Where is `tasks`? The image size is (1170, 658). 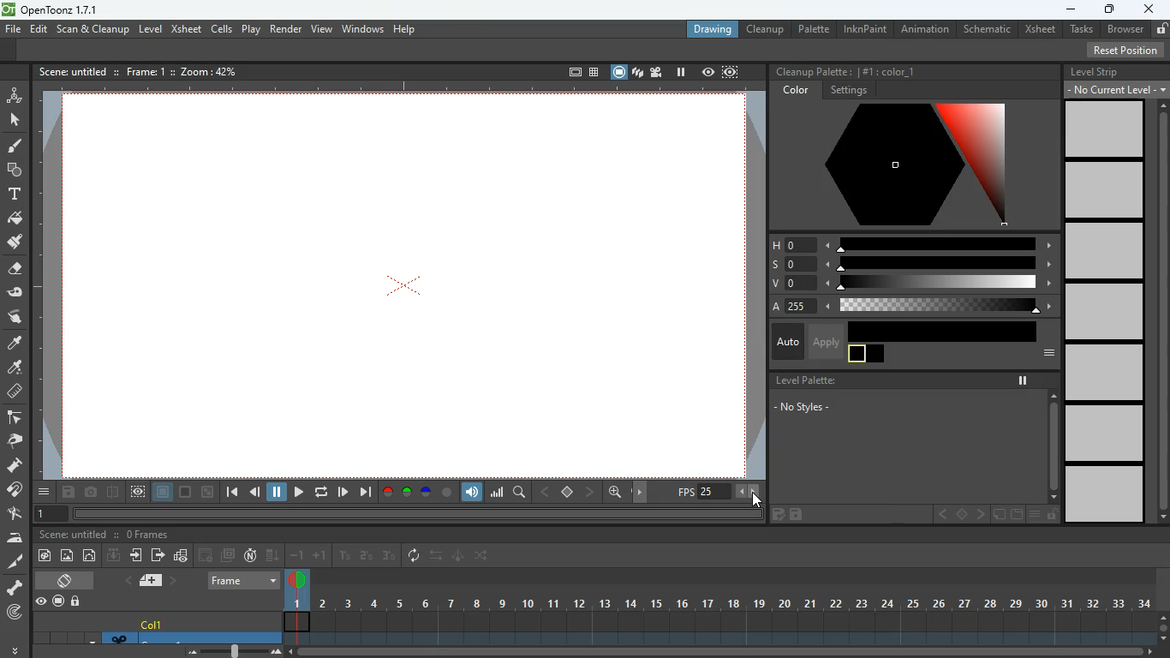
tasks is located at coordinates (1083, 28).